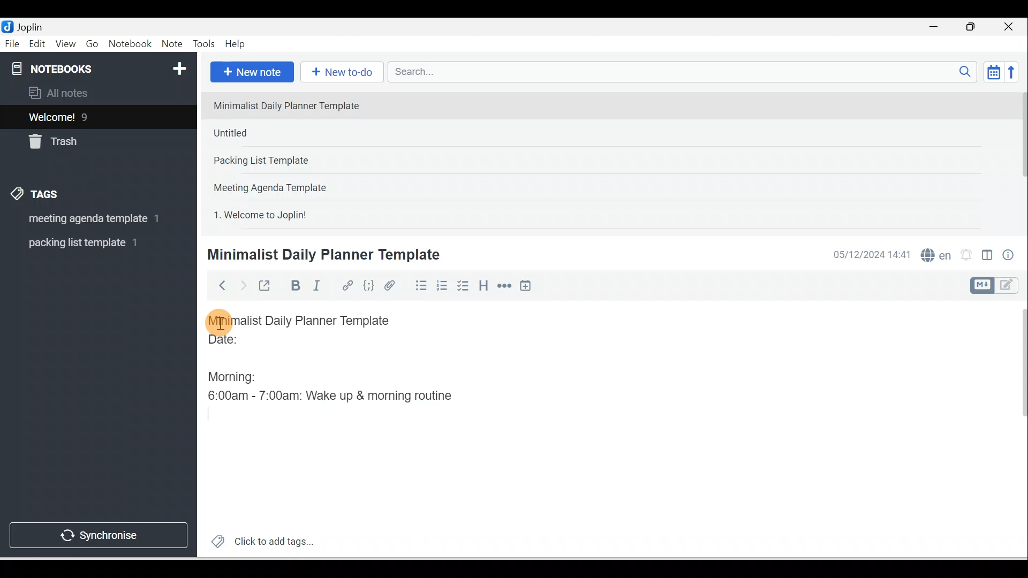 This screenshot has width=1028, height=578. I want to click on Forward, so click(242, 285).